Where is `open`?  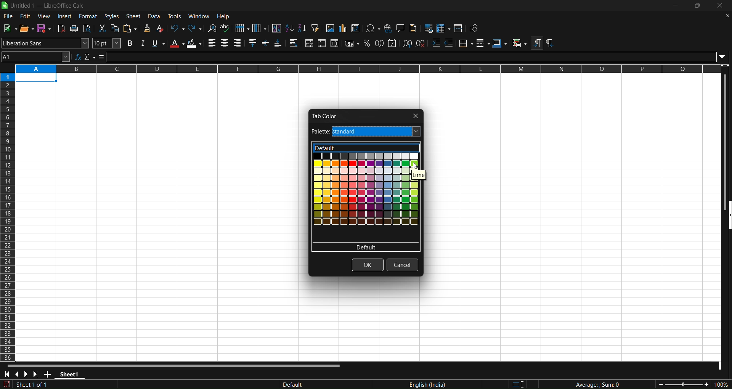
open is located at coordinates (26, 28).